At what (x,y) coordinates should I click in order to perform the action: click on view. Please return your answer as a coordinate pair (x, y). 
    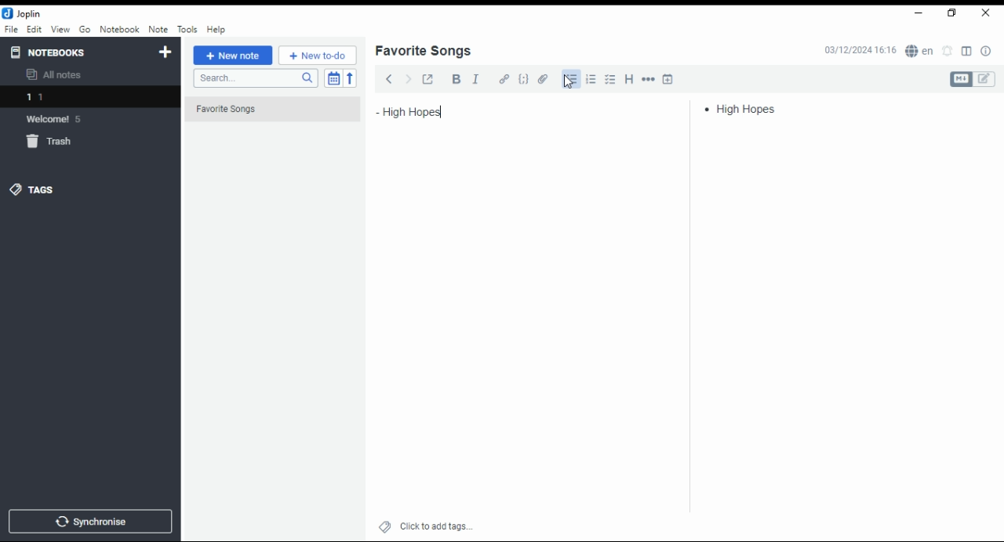
    Looking at the image, I should click on (60, 30).